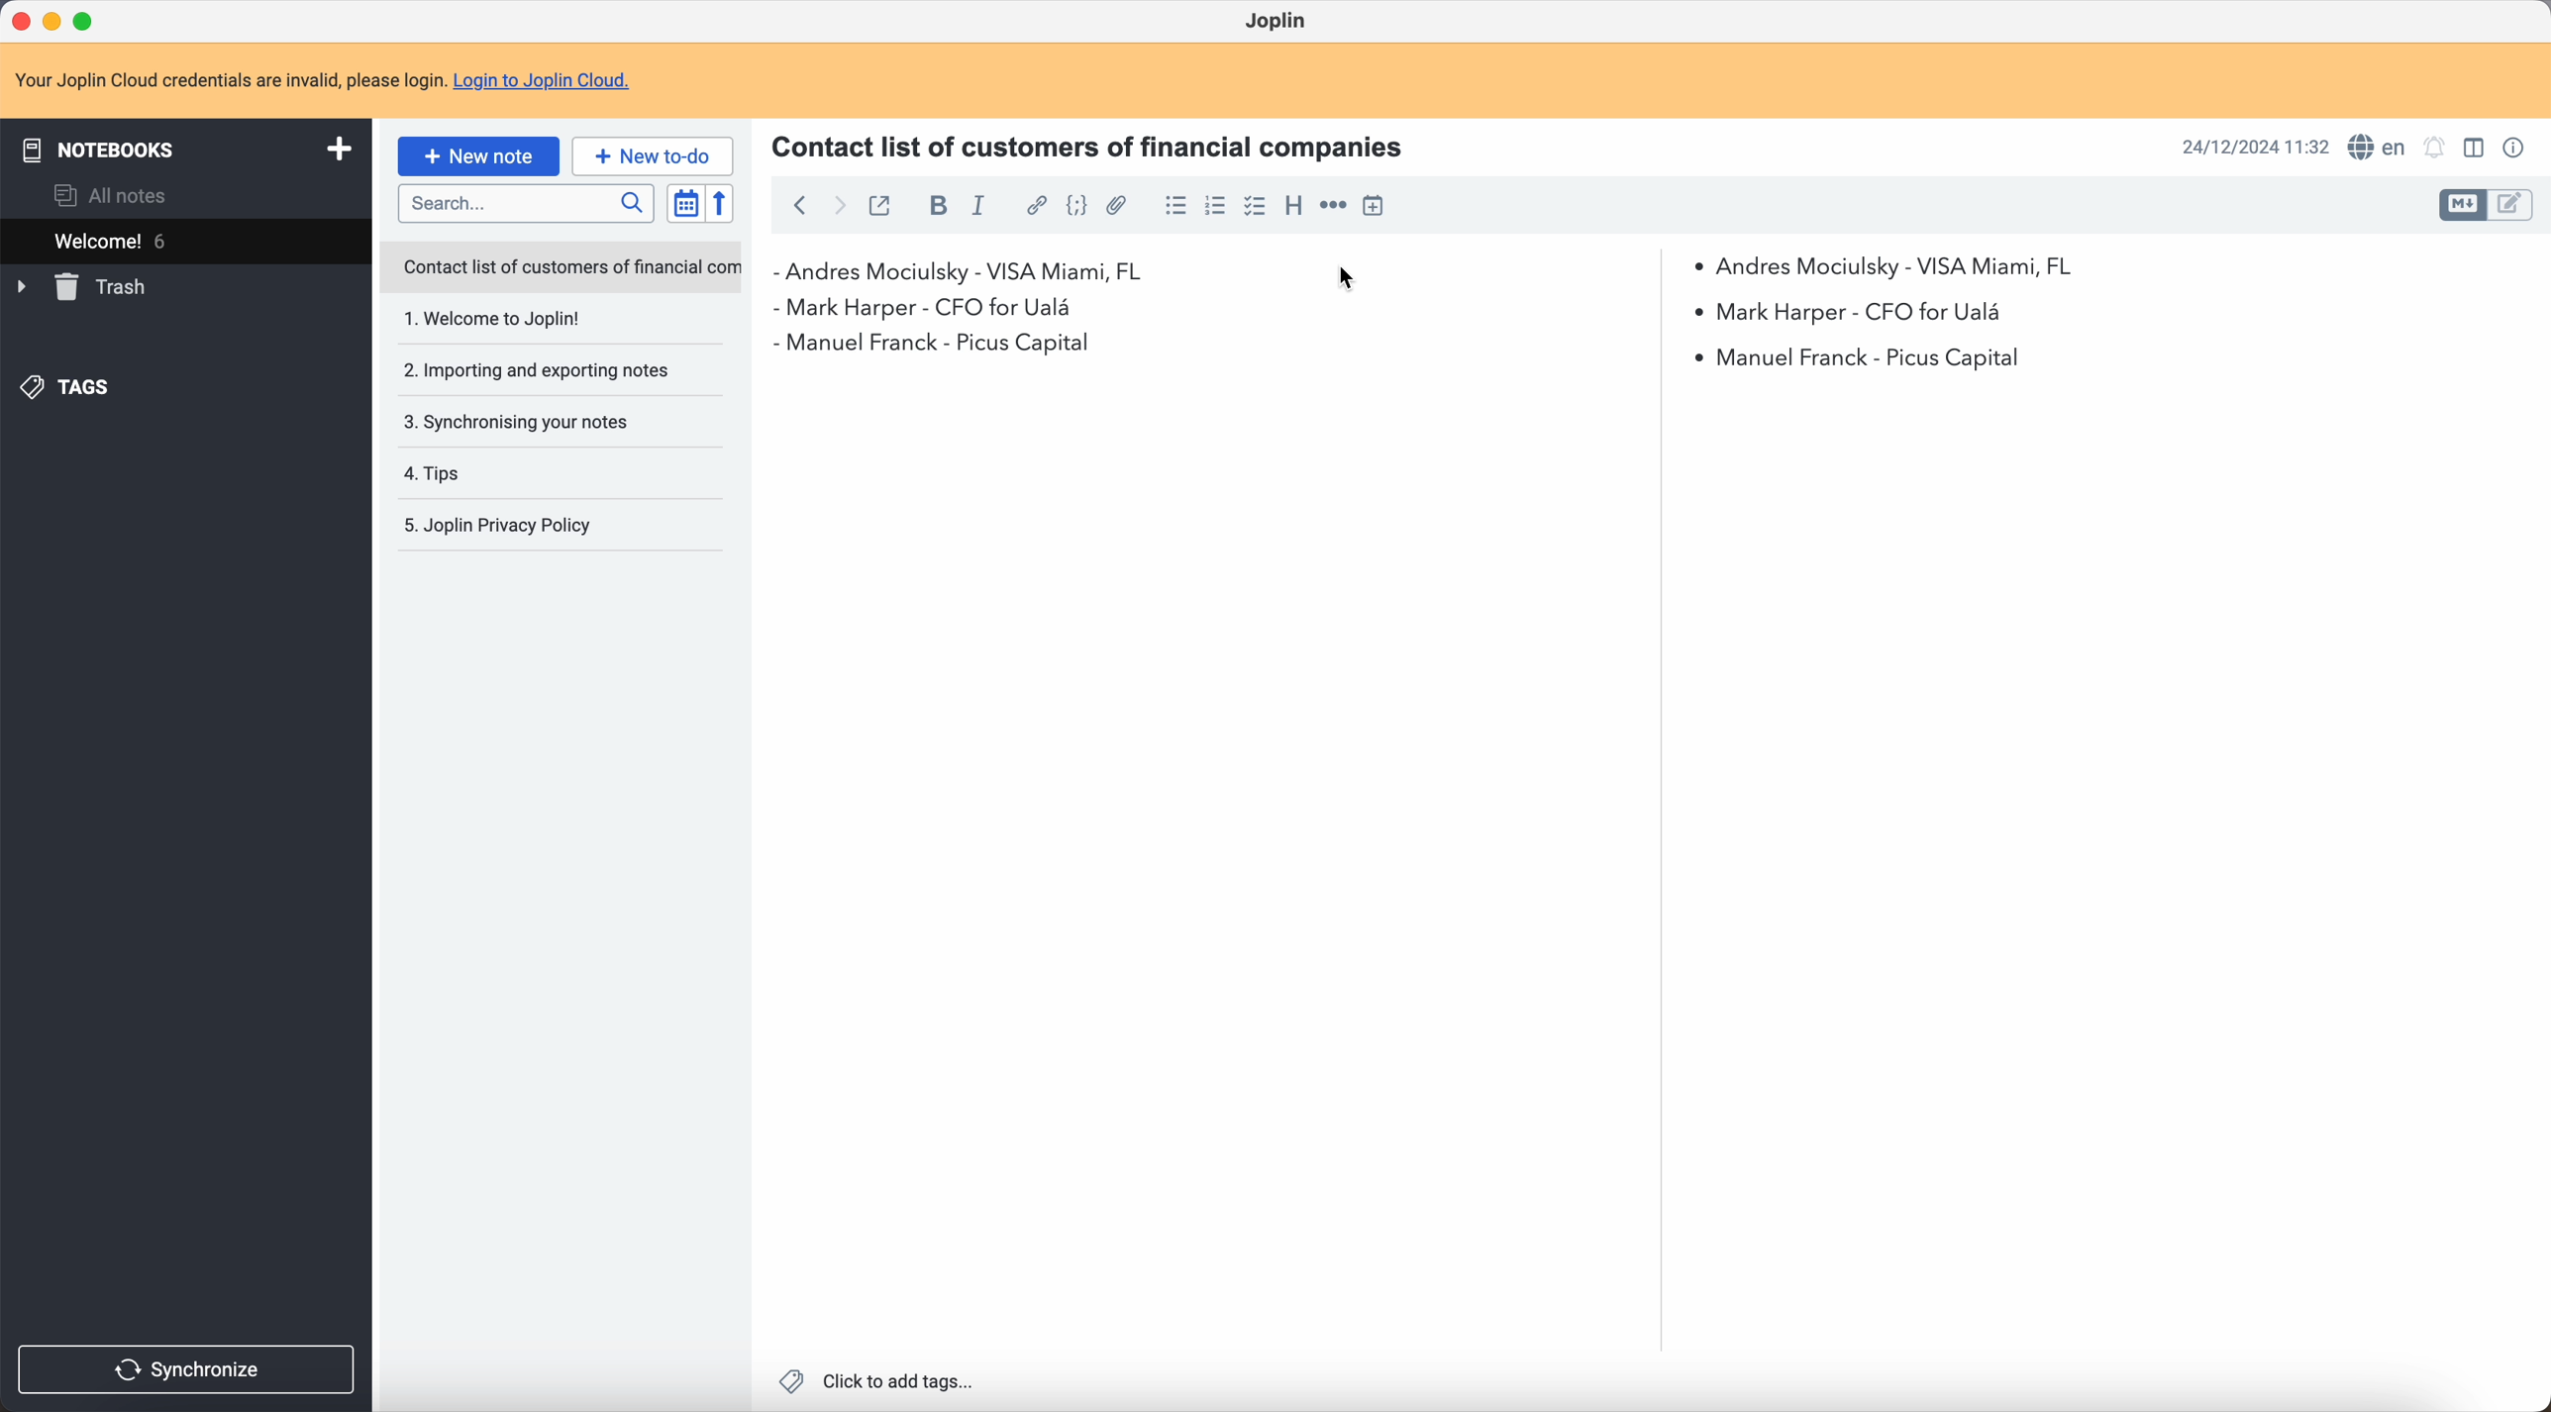 This screenshot has width=2551, height=1412. Describe the element at coordinates (875, 1380) in the screenshot. I see `click to add tags` at that location.